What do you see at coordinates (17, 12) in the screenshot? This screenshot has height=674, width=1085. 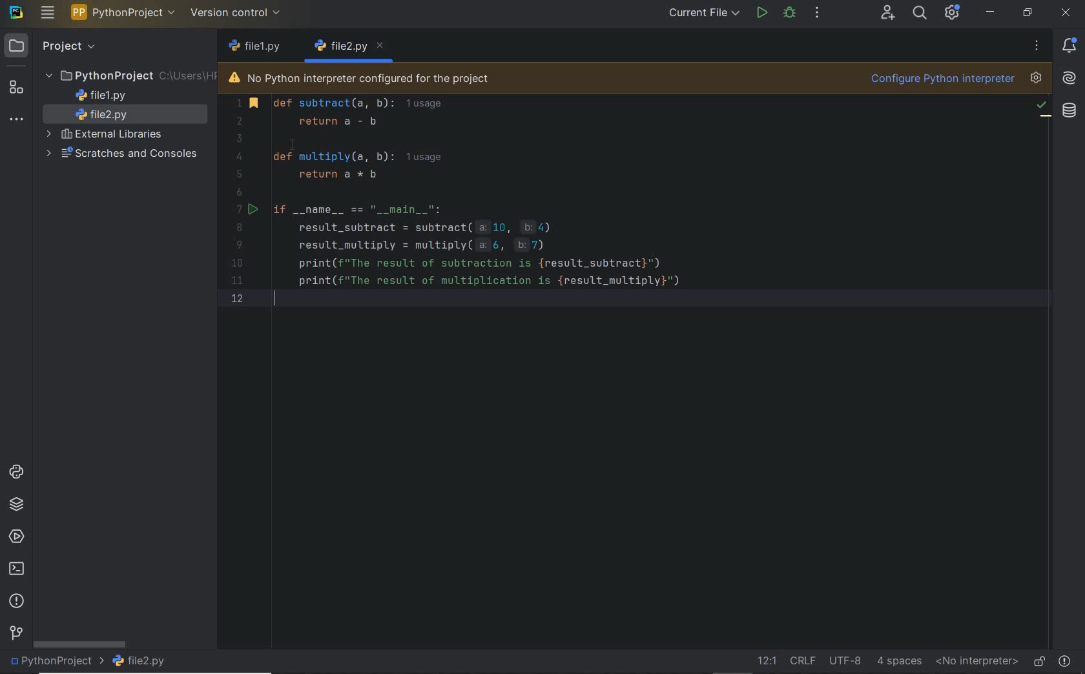 I see `system name` at bounding box center [17, 12].